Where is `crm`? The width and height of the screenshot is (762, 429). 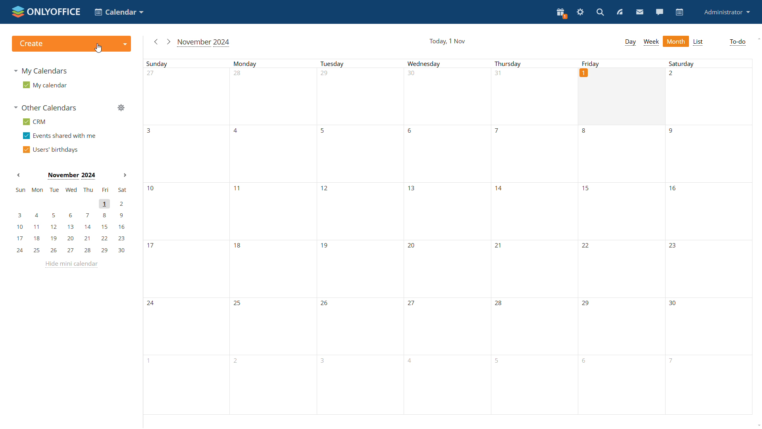
crm is located at coordinates (35, 122).